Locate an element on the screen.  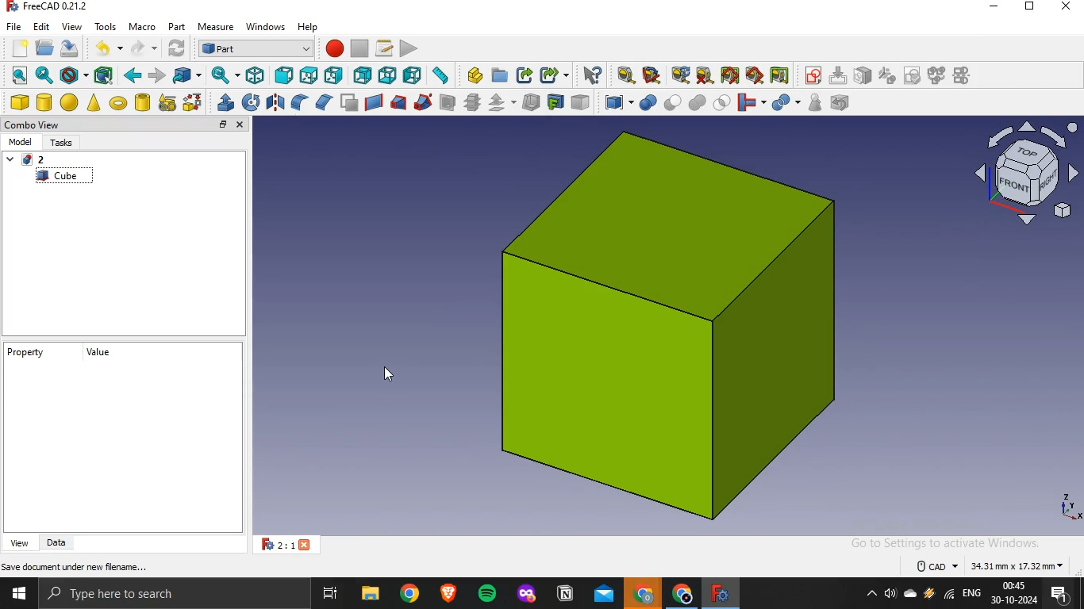
make link is located at coordinates (522, 75).